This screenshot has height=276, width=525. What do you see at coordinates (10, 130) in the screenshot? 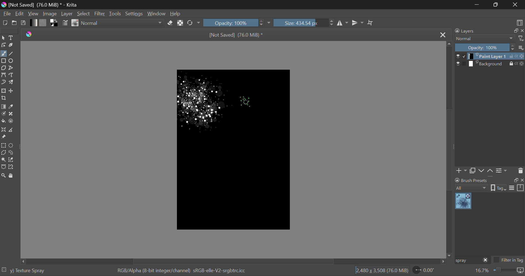
I see `Measurements` at bounding box center [10, 130].